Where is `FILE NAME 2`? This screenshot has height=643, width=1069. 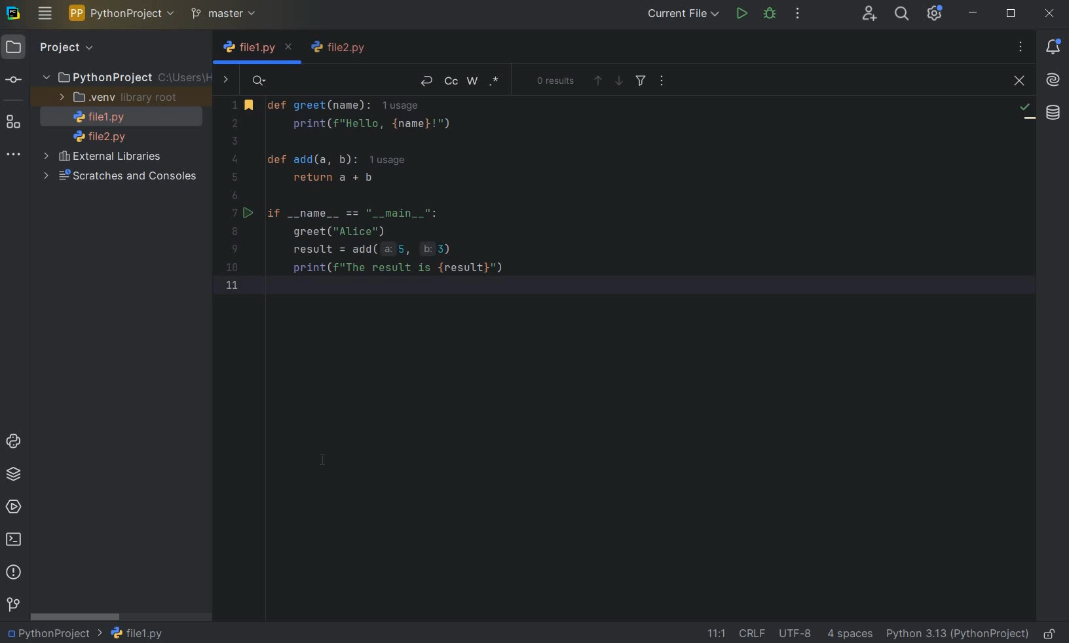 FILE NAME 2 is located at coordinates (93, 138).